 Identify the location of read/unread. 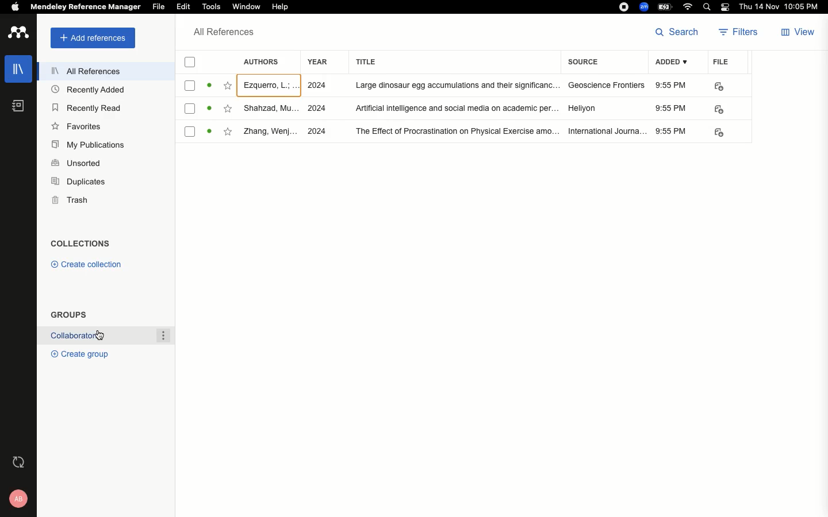
(210, 131).